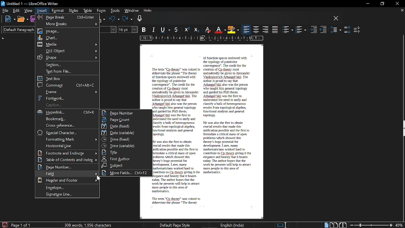 This screenshot has width=405, height=228. Describe the element at coordinates (68, 79) in the screenshot. I see `Text box` at that location.